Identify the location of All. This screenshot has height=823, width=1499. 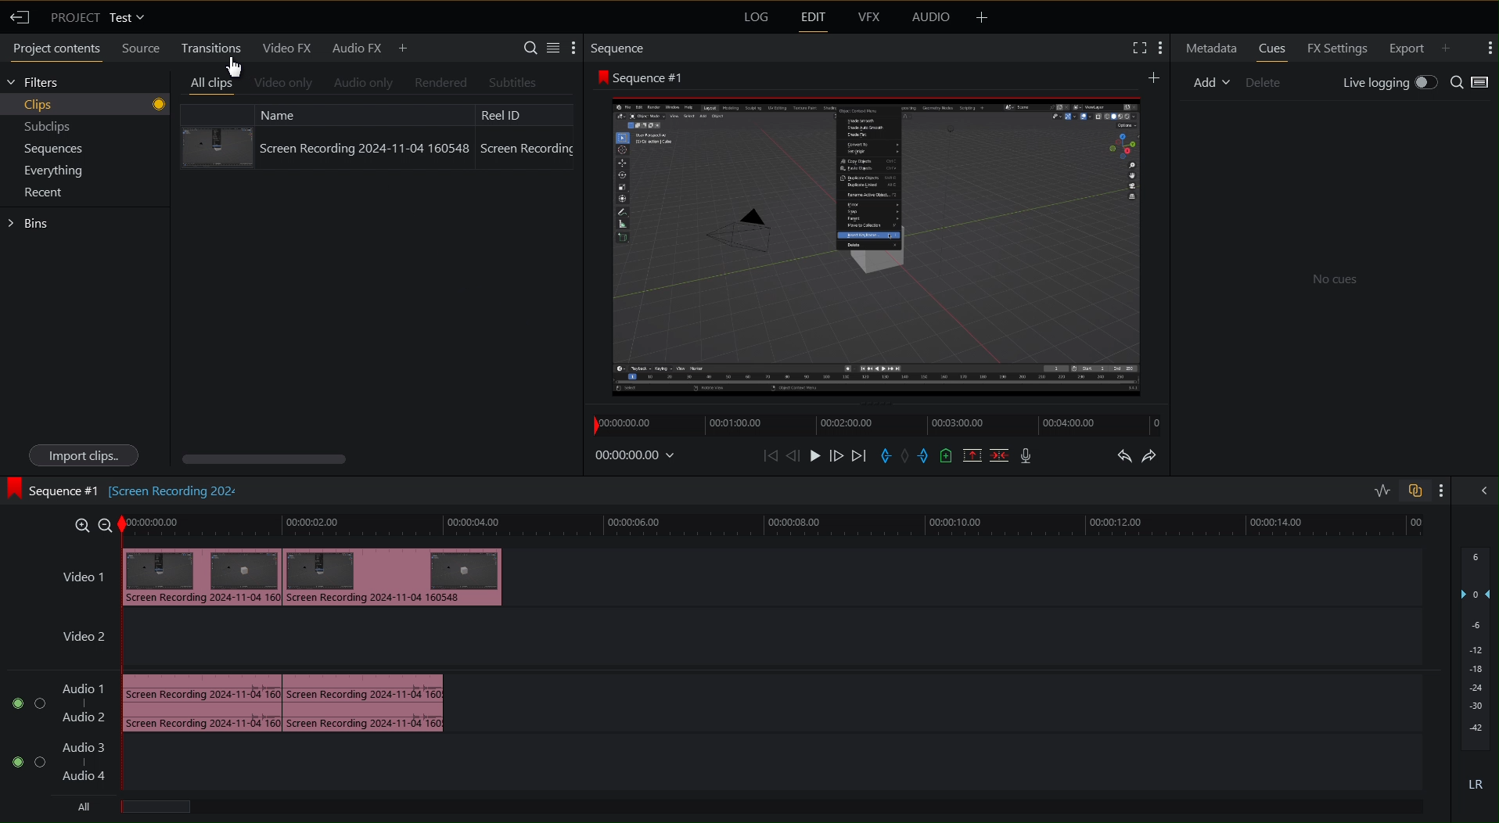
(82, 805).